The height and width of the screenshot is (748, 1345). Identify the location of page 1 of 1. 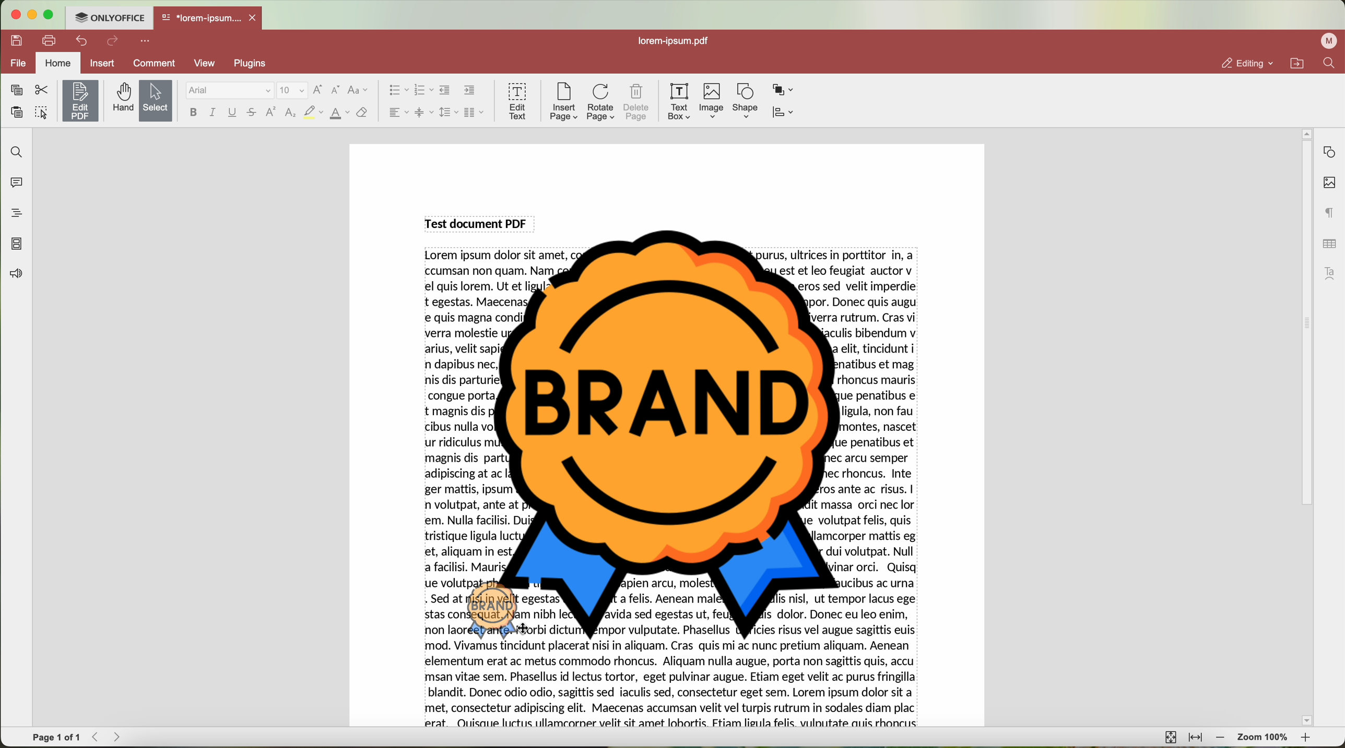
(56, 738).